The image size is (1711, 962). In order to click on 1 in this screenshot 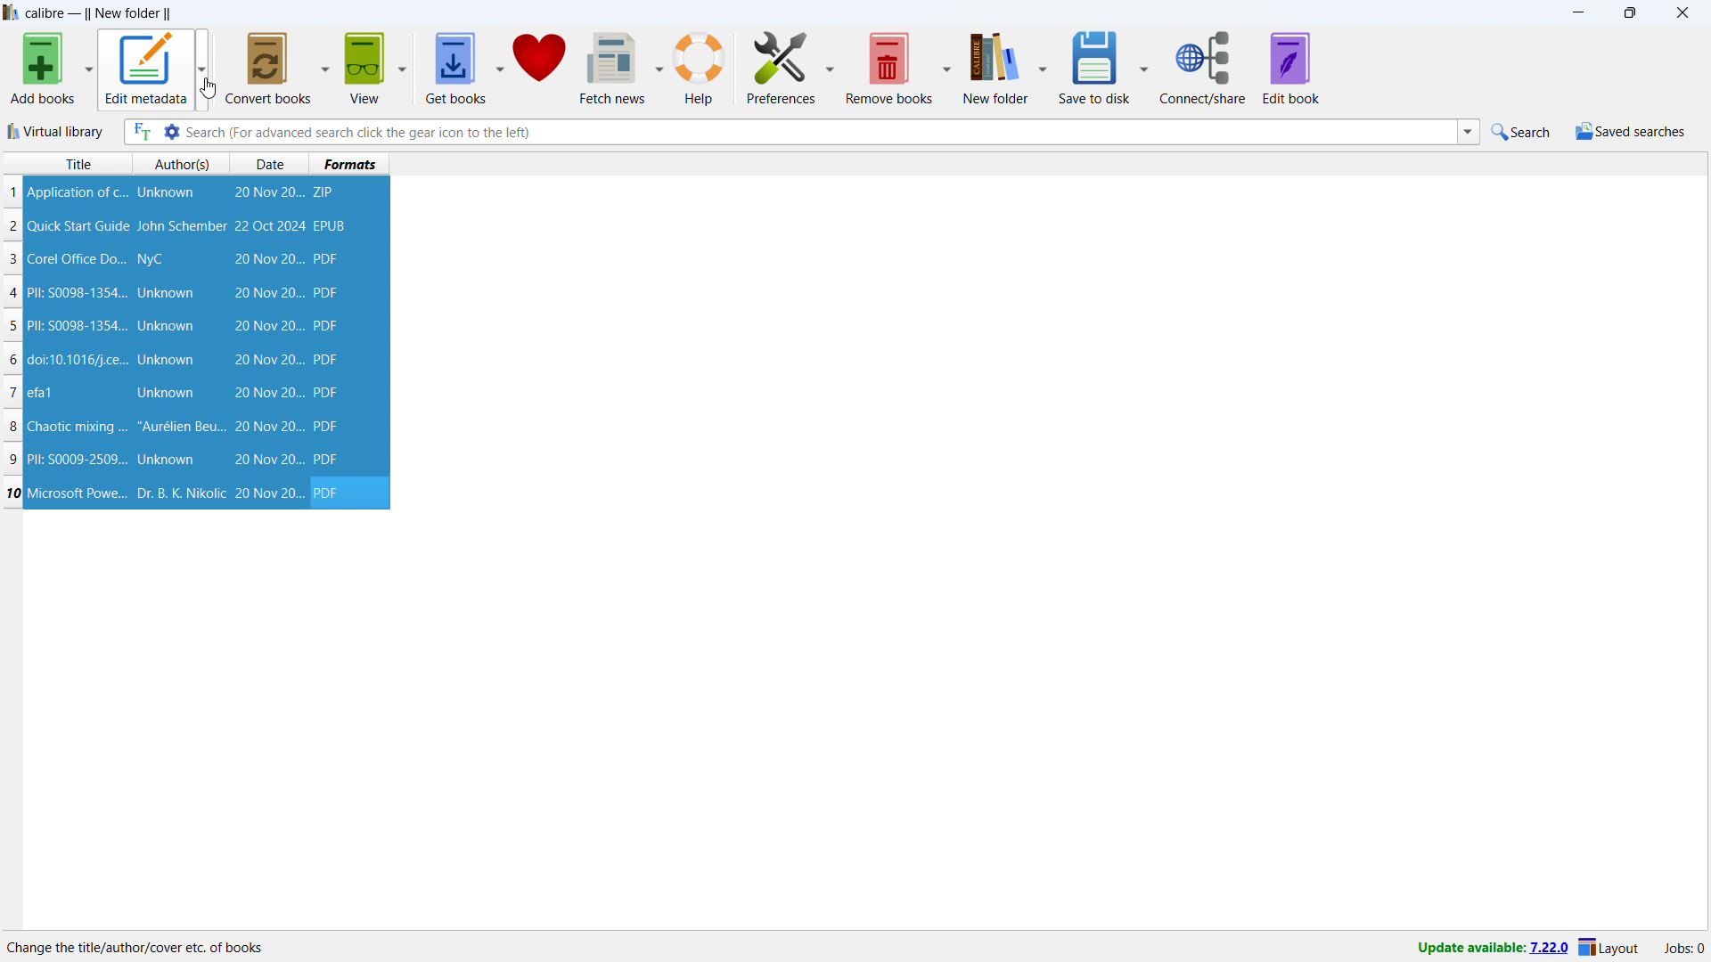, I will do `click(12, 192)`.